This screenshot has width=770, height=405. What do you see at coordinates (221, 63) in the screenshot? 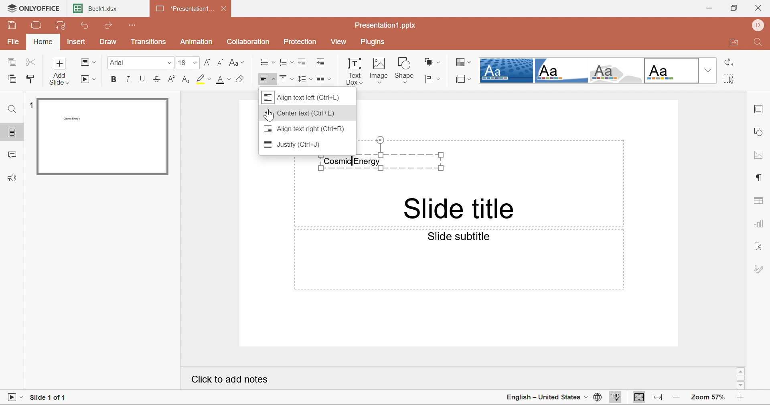
I see `Decrement font size` at bounding box center [221, 63].